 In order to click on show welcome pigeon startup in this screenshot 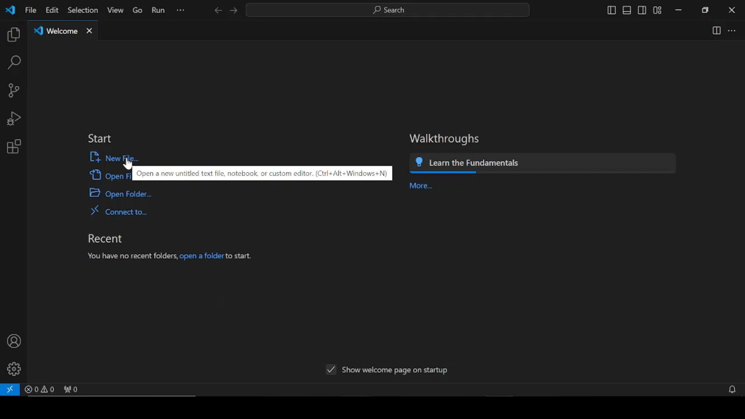, I will do `click(388, 370)`.